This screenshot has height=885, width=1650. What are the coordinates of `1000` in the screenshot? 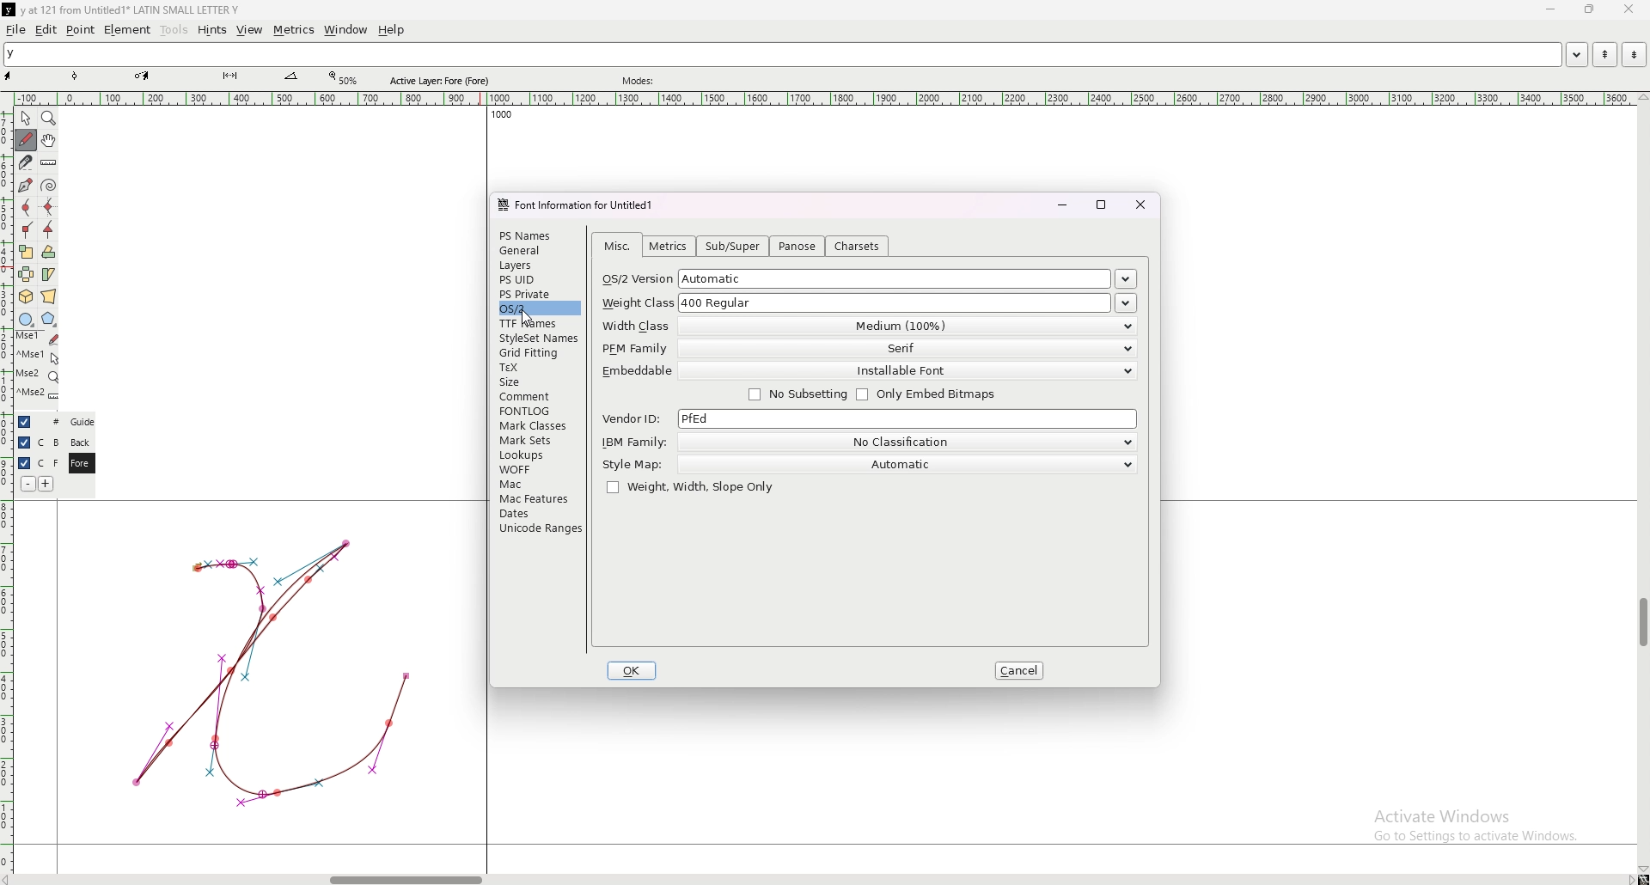 It's located at (498, 117).